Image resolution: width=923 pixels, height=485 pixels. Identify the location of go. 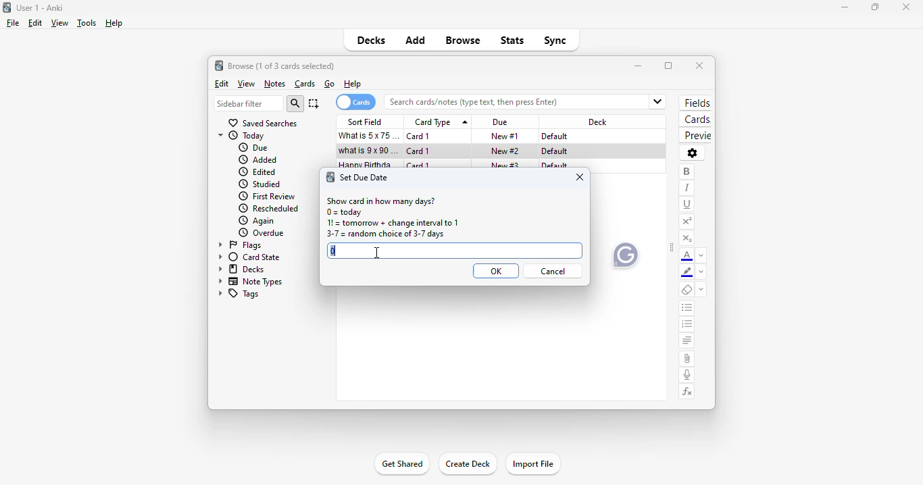
(330, 84).